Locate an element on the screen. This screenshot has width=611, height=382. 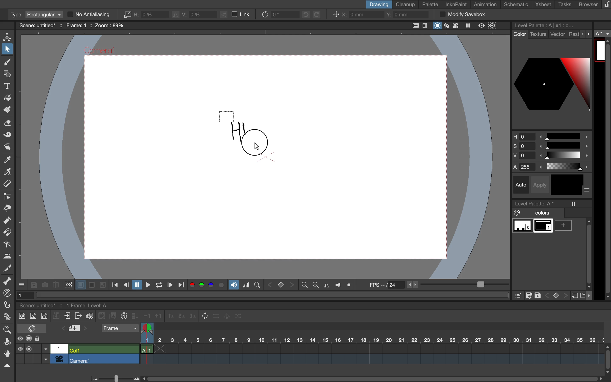
camera is located at coordinates (59, 359).